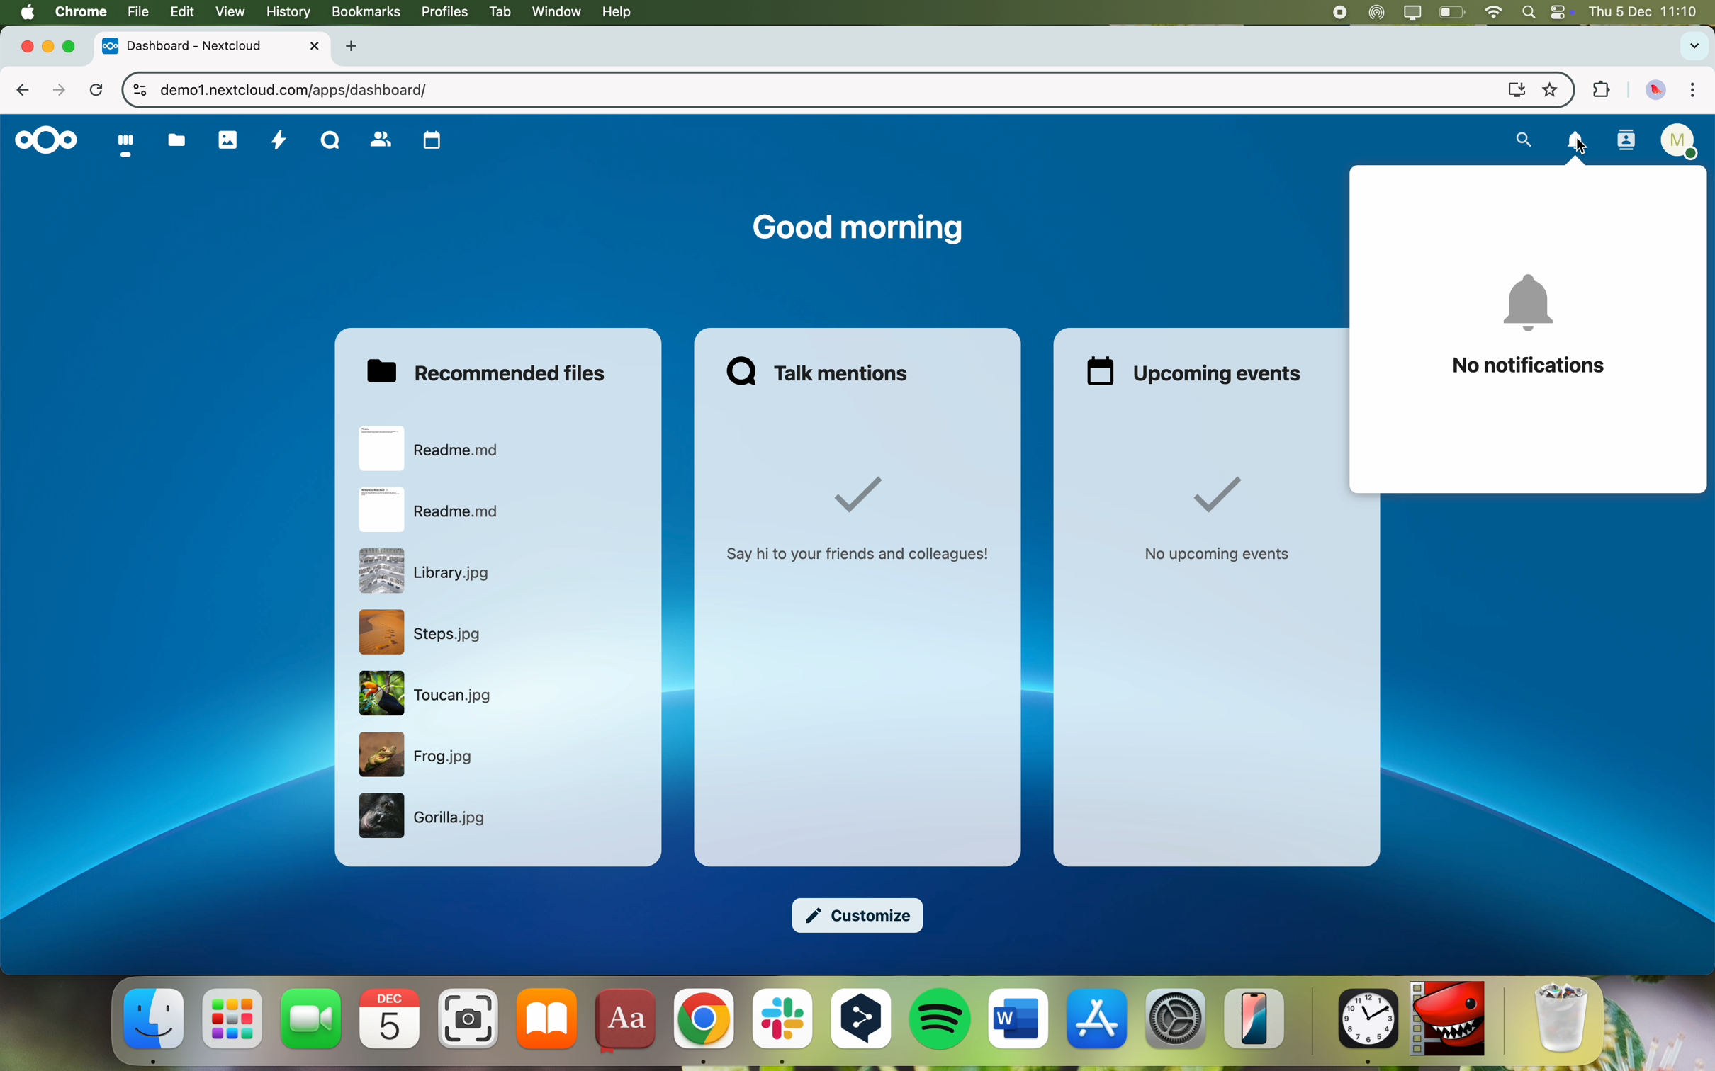 This screenshot has width=1715, height=1071. Describe the element at coordinates (1494, 11) in the screenshot. I see `wifi` at that location.